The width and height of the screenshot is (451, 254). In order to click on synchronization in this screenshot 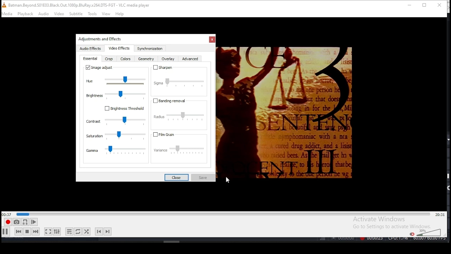, I will do `click(149, 49)`.